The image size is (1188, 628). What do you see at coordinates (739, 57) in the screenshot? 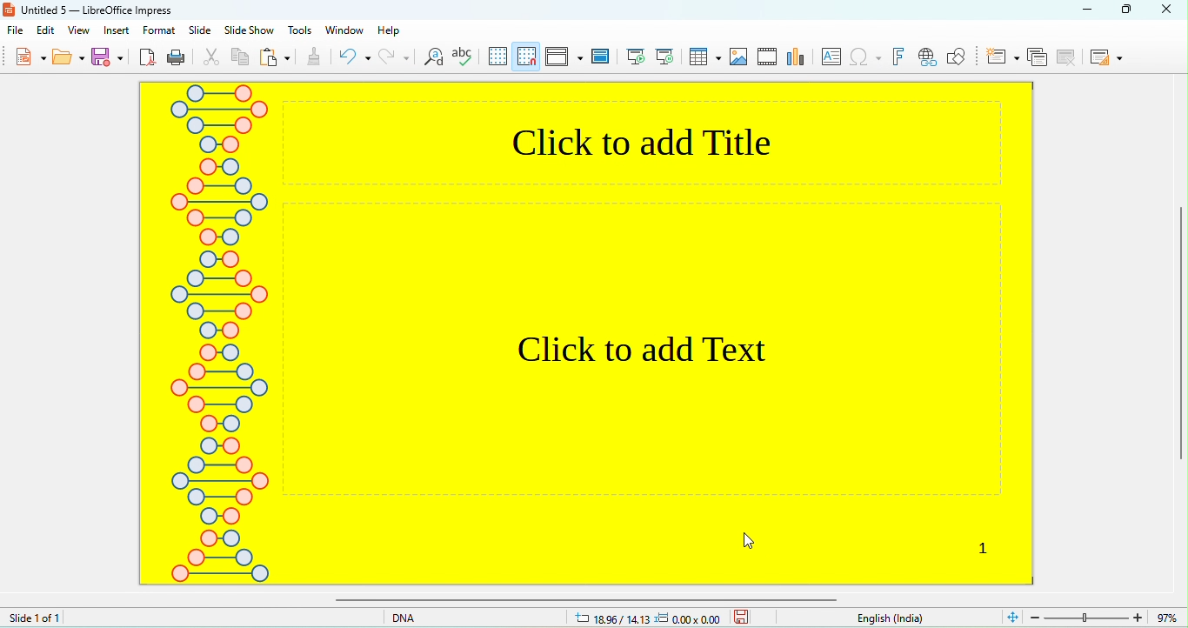
I see `chart` at bounding box center [739, 57].